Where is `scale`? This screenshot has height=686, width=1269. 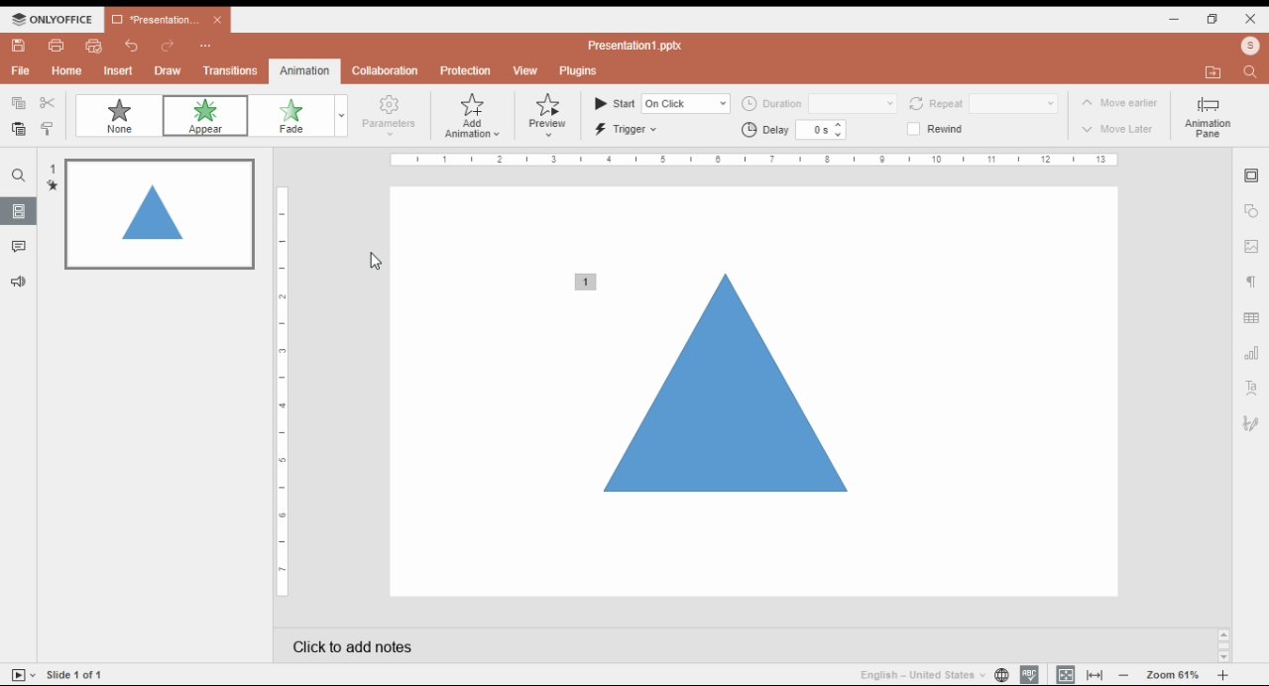
scale is located at coordinates (754, 161).